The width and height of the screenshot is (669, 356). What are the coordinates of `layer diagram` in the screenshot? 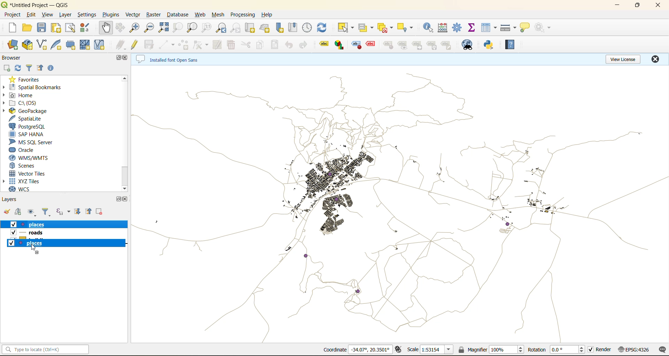 It's located at (340, 44).